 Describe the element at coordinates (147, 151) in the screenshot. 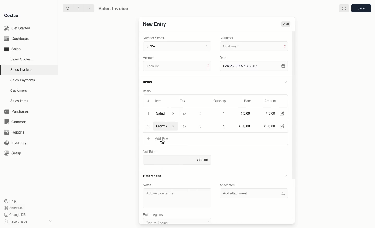

I see `Net Total` at that location.